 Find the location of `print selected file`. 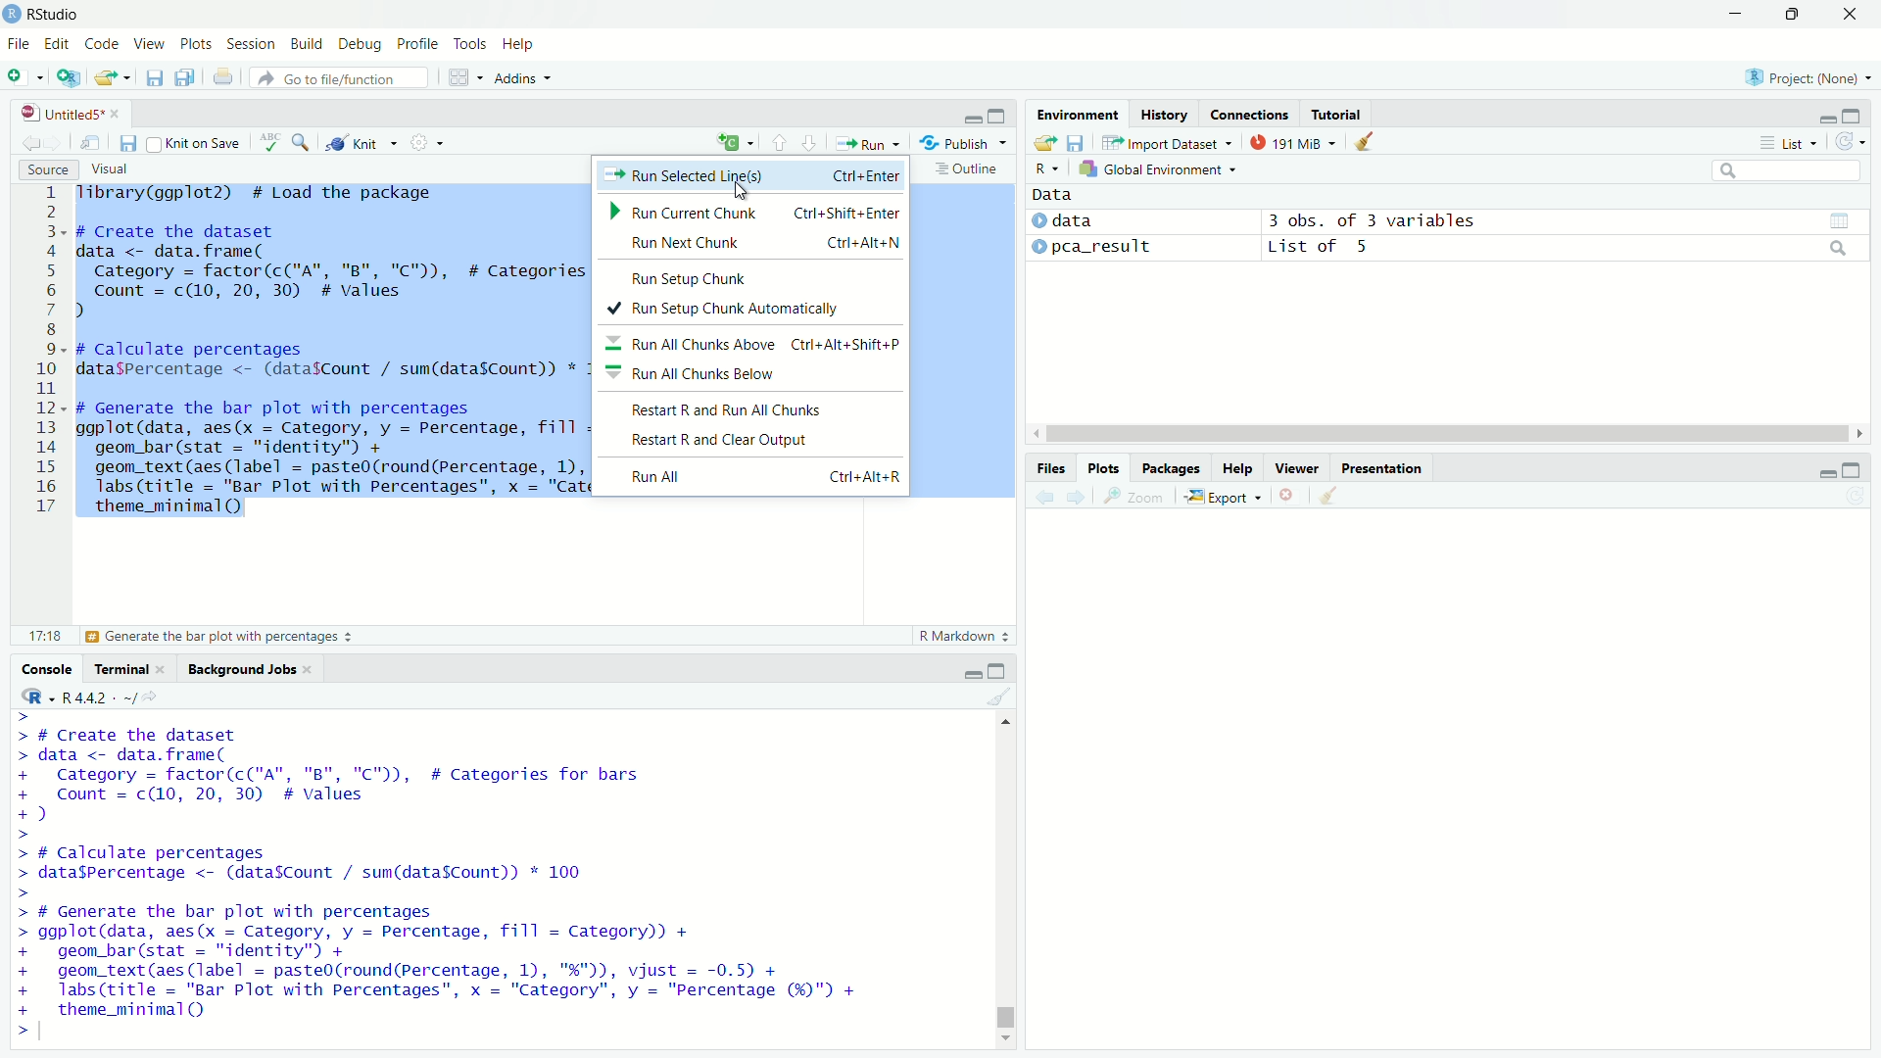

print selected file is located at coordinates (223, 76).